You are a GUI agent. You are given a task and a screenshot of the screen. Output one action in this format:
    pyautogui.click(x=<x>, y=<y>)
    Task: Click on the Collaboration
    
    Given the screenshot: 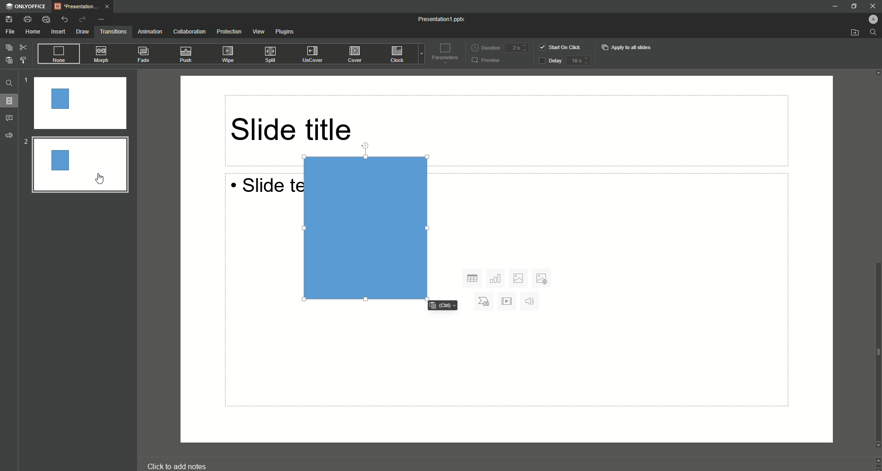 What is the action you would take?
    pyautogui.click(x=189, y=30)
    